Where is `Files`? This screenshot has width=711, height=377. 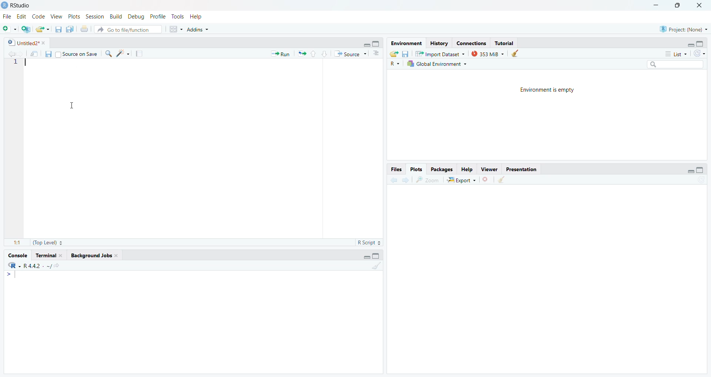
Files is located at coordinates (395, 169).